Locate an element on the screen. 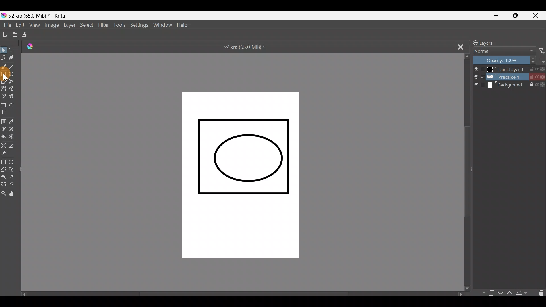  Freehand selection tool is located at coordinates (13, 170).